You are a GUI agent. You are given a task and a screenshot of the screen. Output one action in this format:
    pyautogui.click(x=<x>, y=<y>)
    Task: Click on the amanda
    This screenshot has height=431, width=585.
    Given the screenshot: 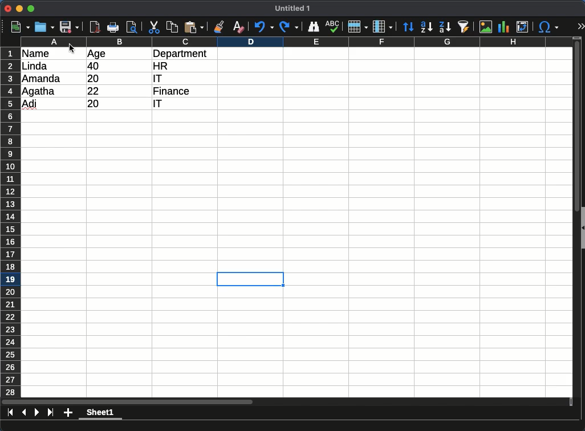 What is the action you would take?
    pyautogui.click(x=42, y=78)
    